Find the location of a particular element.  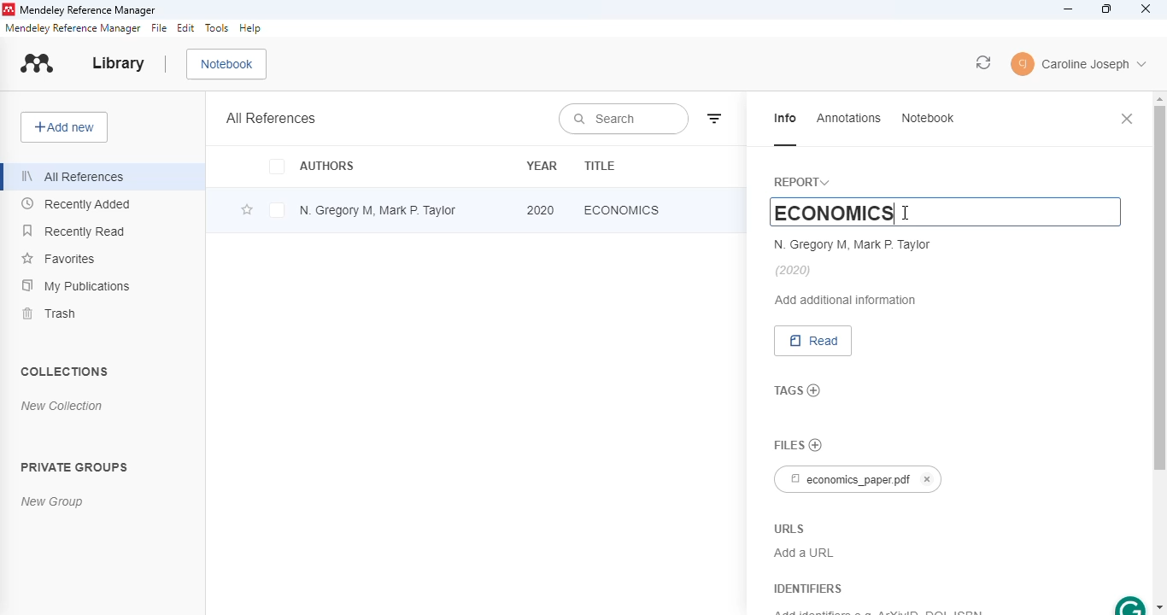

new group is located at coordinates (52, 501).